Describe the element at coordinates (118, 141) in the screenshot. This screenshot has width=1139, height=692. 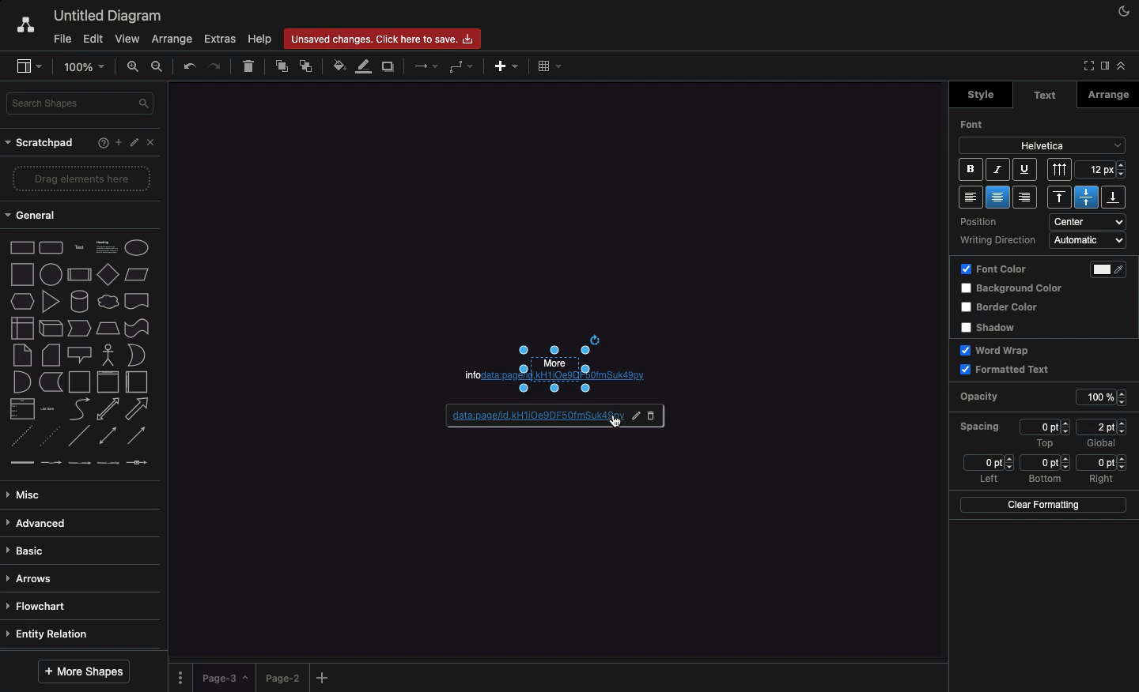
I see `Add` at that location.